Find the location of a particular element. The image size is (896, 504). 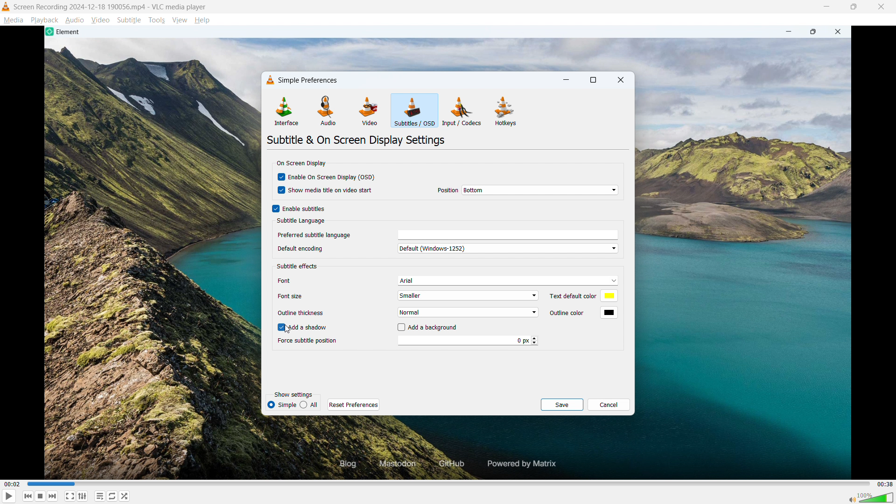

close dialogue box is located at coordinates (621, 79).